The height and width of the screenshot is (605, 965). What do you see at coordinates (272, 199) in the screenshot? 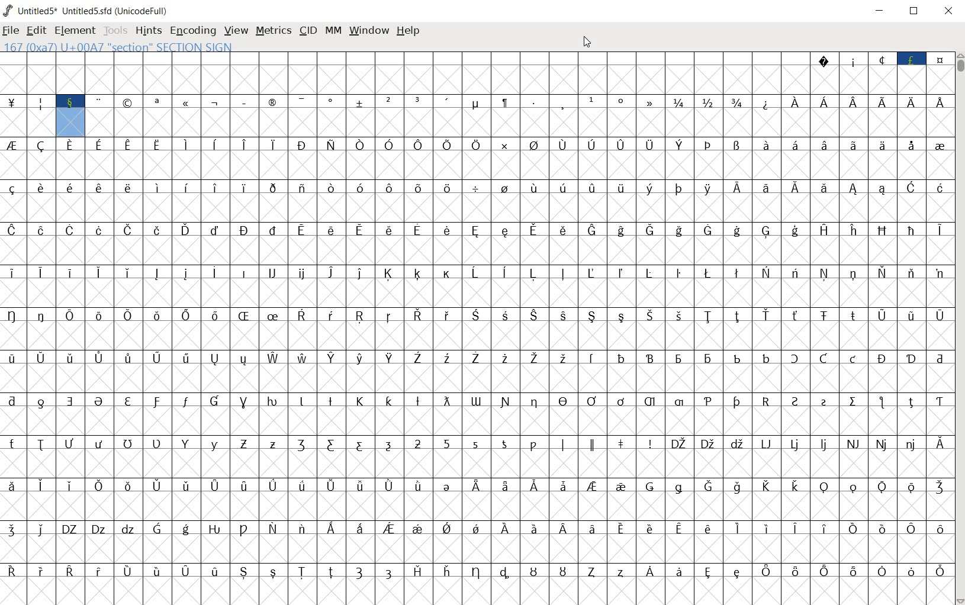
I see `symbols` at bounding box center [272, 199].